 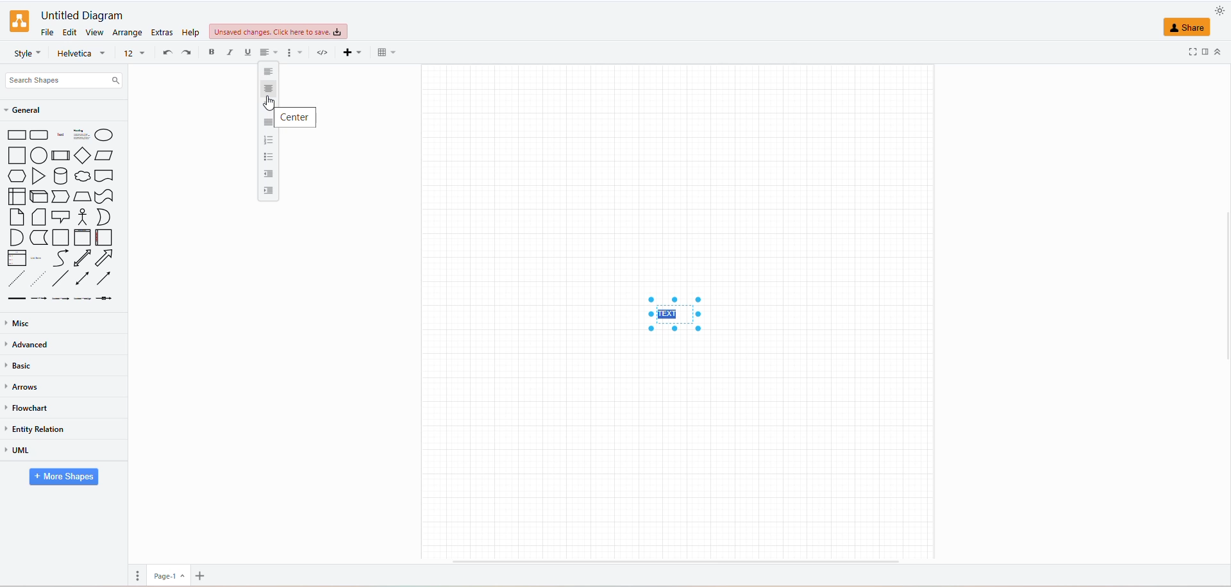 I want to click on edit, so click(x=71, y=33).